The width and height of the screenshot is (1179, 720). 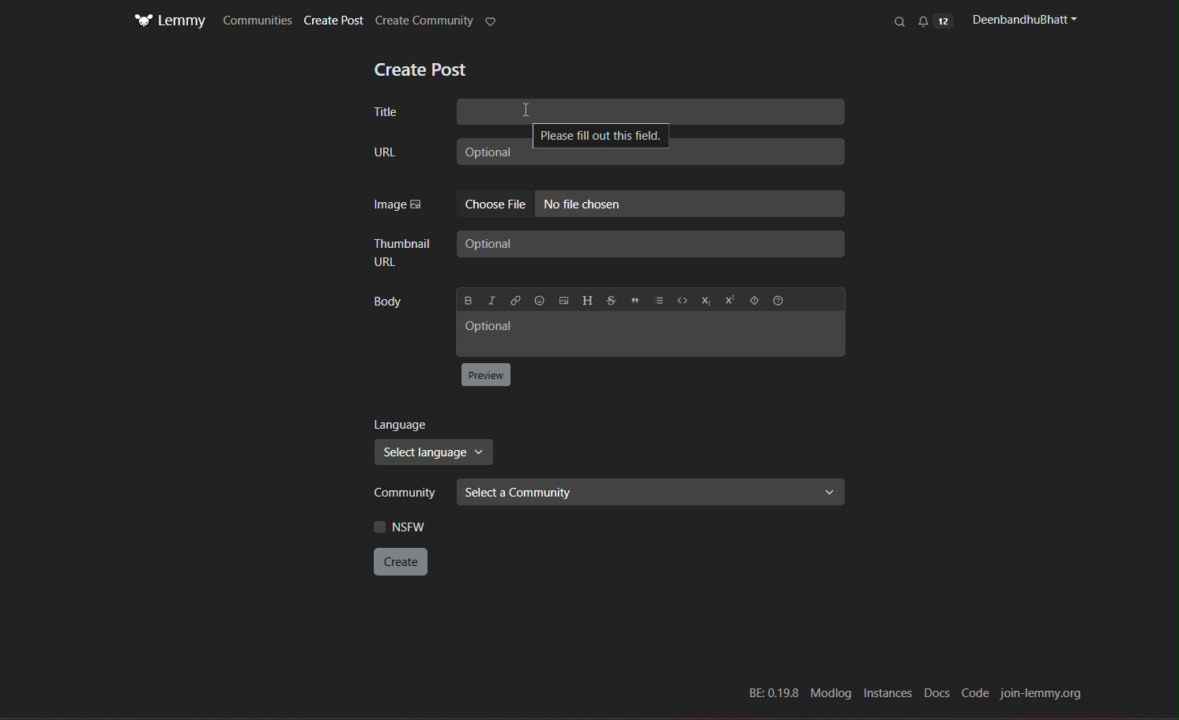 I want to click on Choose file, so click(x=495, y=204).